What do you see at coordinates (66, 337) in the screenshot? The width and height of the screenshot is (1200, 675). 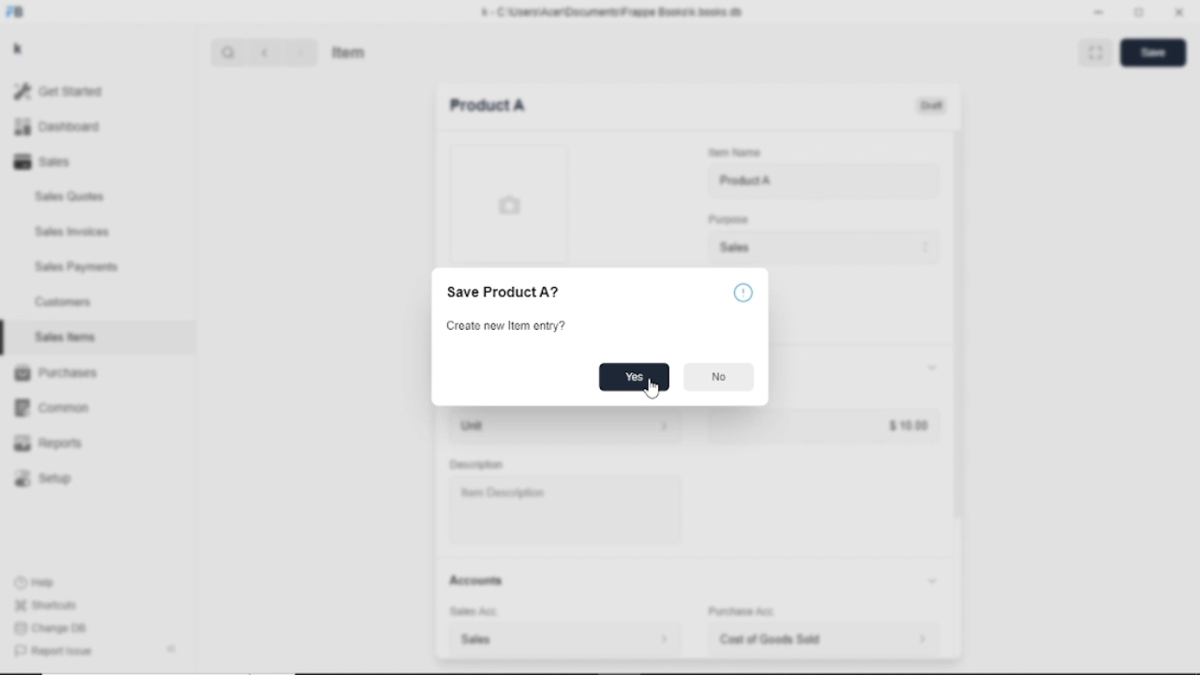 I see `Sales Items` at bounding box center [66, 337].